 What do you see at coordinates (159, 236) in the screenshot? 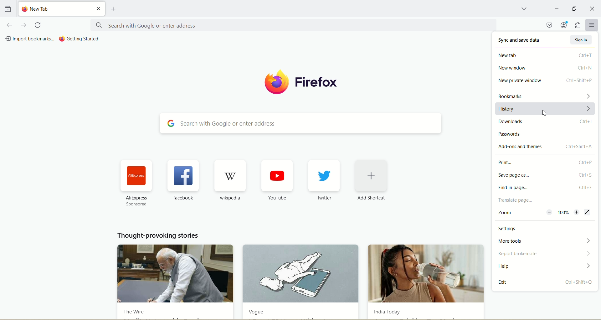
I see `thought provoking stories` at bounding box center [159, 236].